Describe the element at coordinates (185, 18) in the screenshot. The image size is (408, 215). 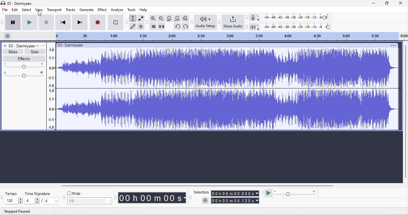
I see `toggle zoom` at that location.